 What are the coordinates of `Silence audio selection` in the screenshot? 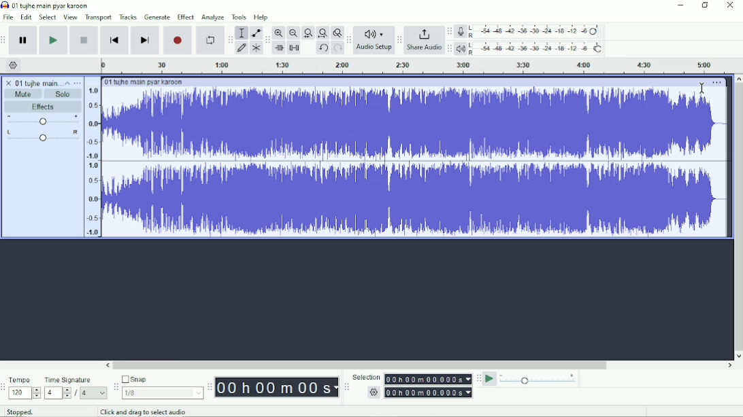 It's located at (295, 48).